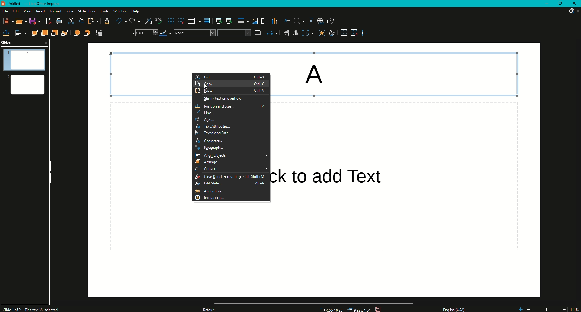  What do you see at coordinates (231, 176) in the screenshot?
I see `Clear Direct Formatting` at bounding box center [231, 176].